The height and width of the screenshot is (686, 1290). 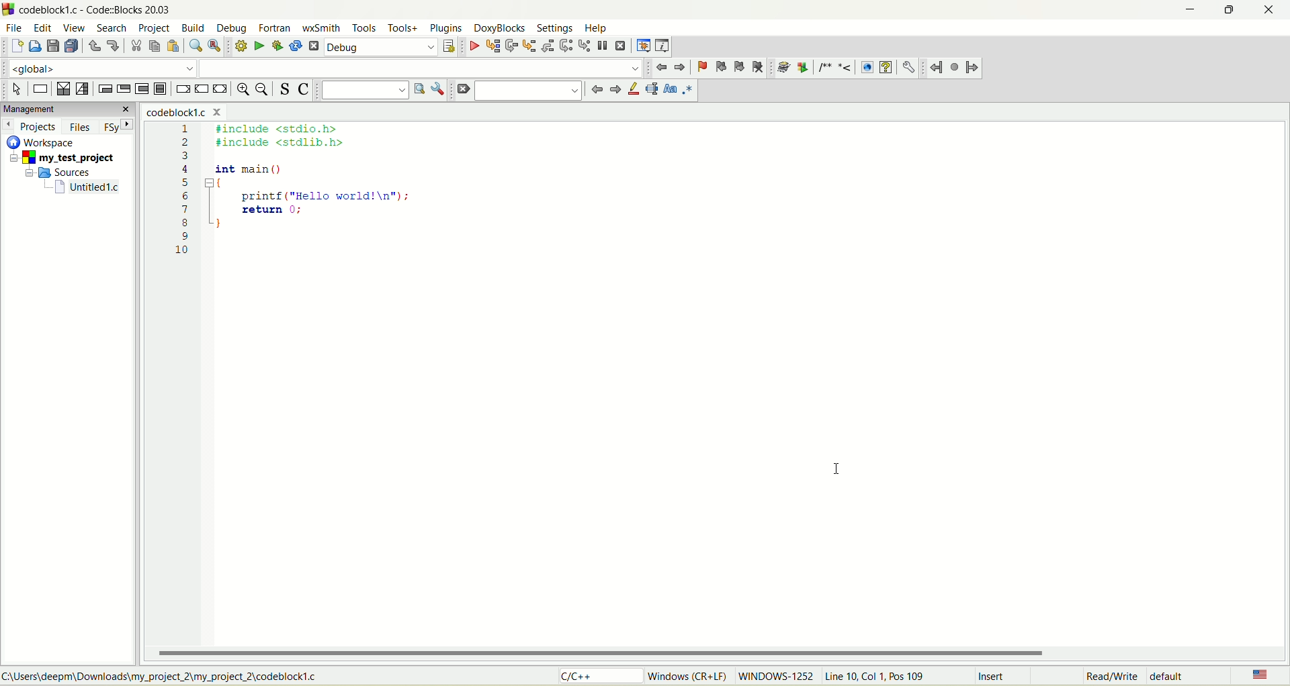 What do you see at coordinates (314, 48) in the screenshot?
I see `abort` at bounding box center [314, 48].